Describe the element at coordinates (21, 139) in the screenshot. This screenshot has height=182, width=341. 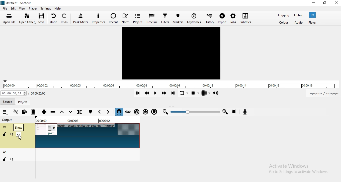
I see `cursor` at that location.